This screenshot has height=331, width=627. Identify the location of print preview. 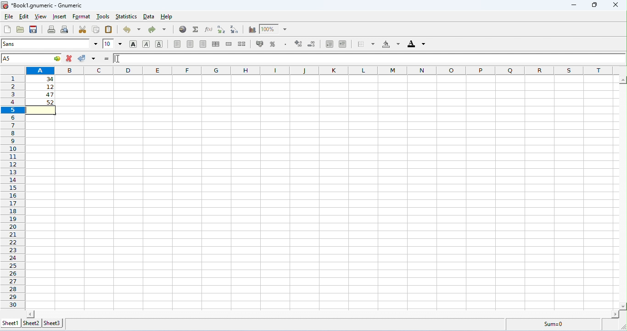
(65, 29).